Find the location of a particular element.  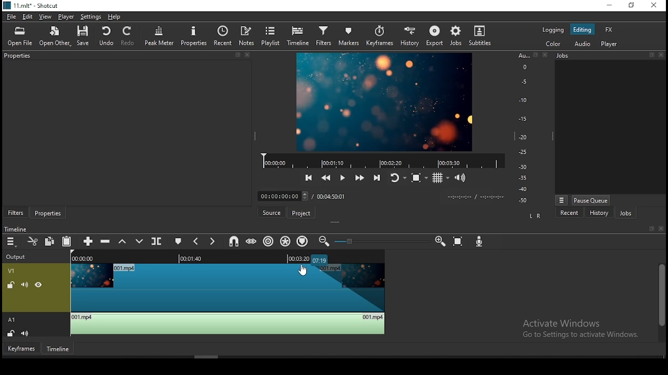

play quickly forwards is located at coordinates (360, 178).